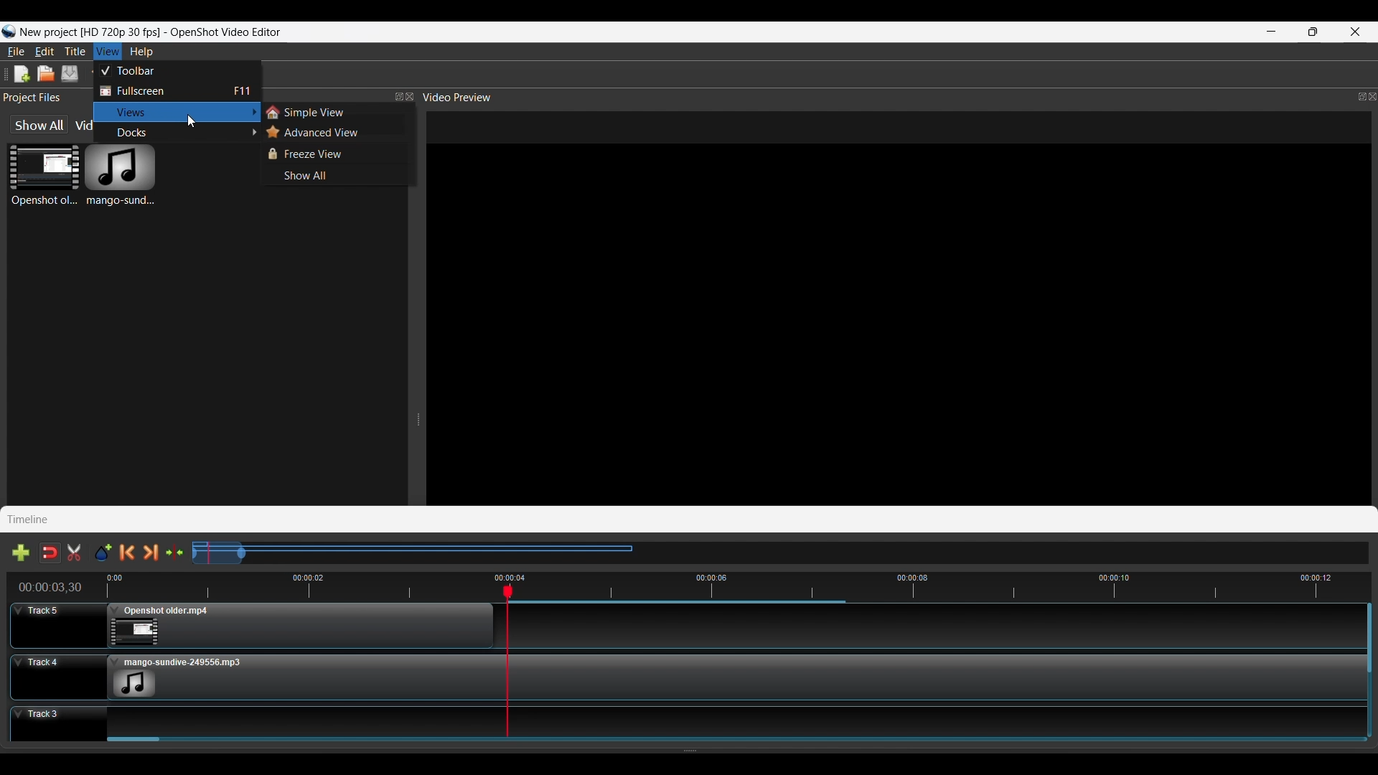 This screenshot has width=1378, height=775. I want to click on Maximize, so click(1353, 94).